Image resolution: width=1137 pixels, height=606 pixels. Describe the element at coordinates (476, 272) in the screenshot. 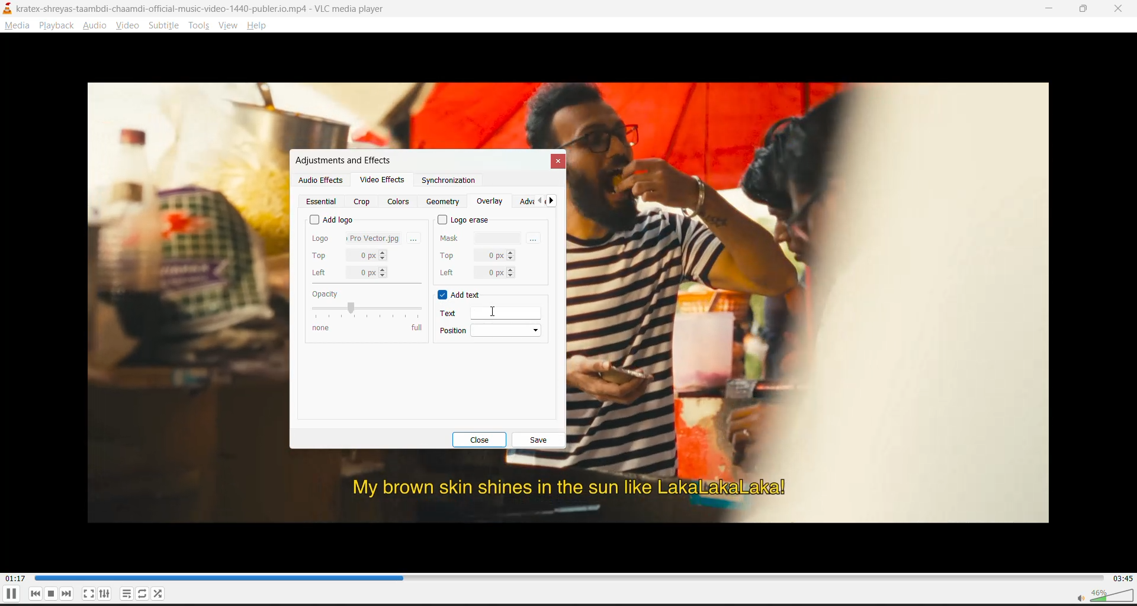

I see `left` at that location.